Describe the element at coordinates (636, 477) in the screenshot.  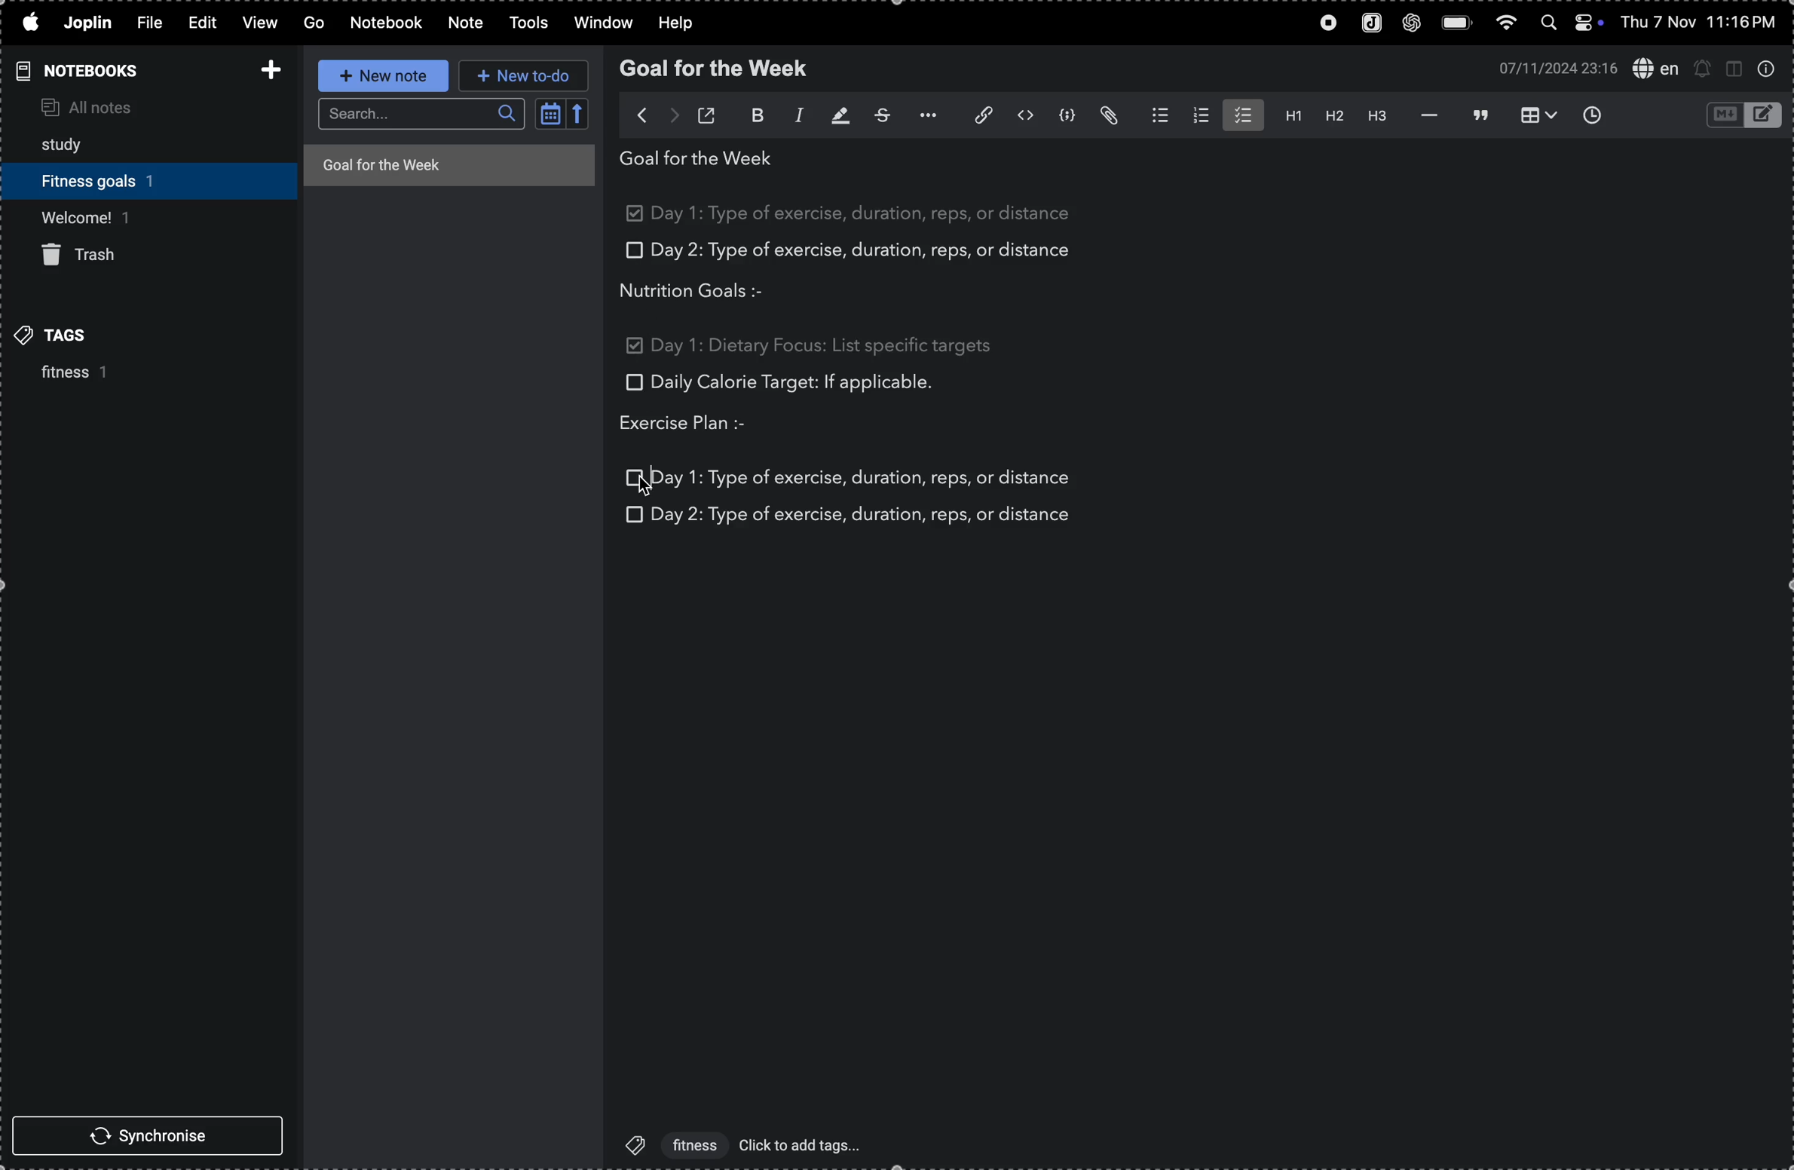
I see `checkbox` at that location.